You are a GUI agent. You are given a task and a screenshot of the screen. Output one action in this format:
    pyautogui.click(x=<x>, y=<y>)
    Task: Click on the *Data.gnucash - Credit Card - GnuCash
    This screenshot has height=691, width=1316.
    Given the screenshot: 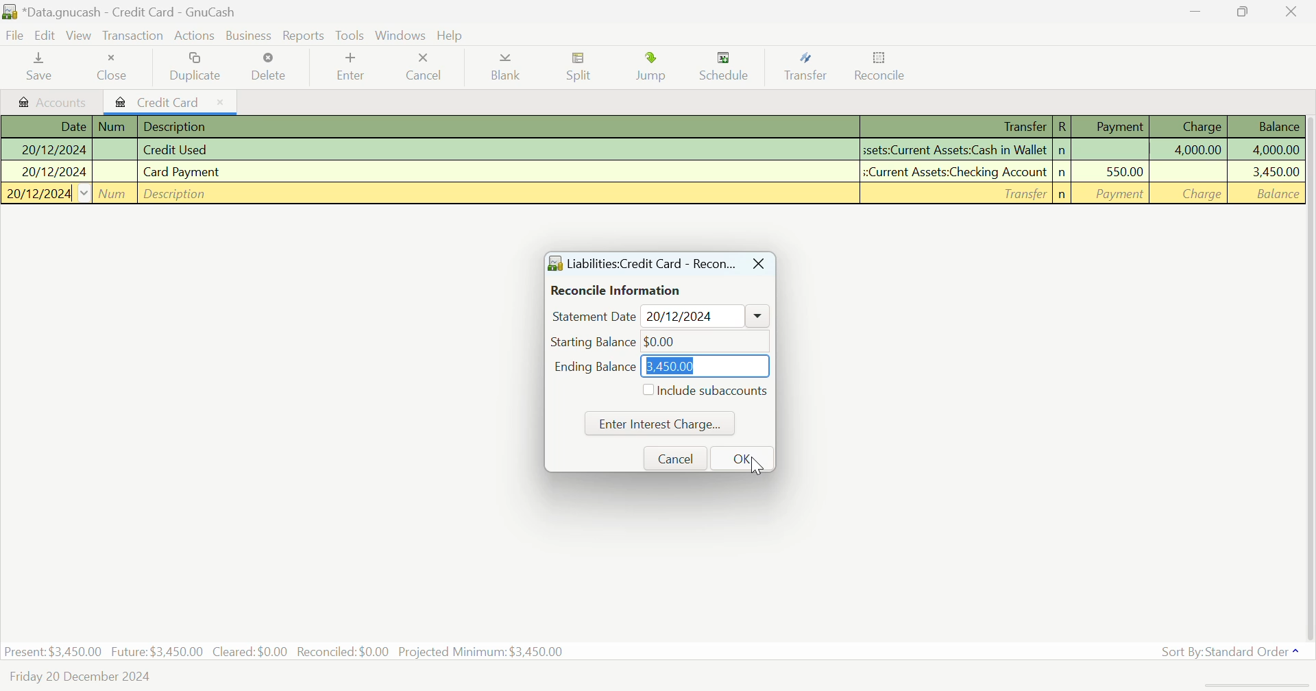 What is the action you would take?
    pyautogui.click(x=123, y=12)
    